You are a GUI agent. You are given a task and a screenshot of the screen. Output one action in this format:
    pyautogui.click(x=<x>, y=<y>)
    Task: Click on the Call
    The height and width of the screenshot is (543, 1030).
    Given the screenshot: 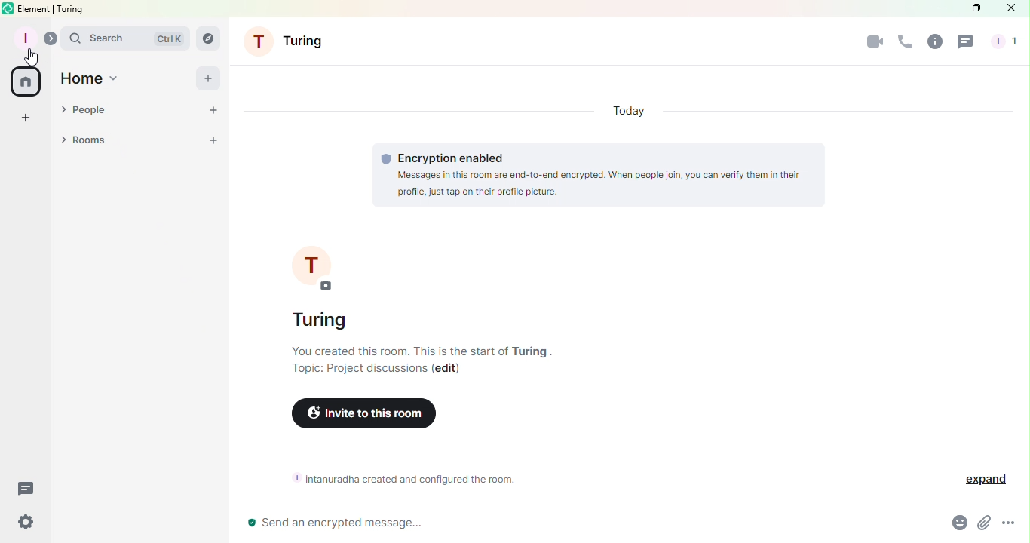 What is the action you would take?
    pyautogui.click(x=900, y=41)
    